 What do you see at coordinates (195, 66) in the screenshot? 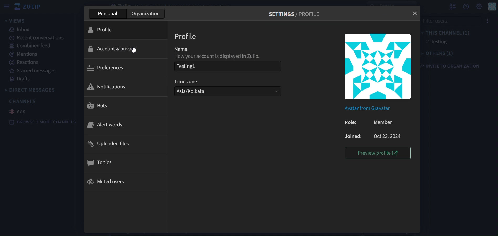
I see `testing1` at bounding box center [195, 66].